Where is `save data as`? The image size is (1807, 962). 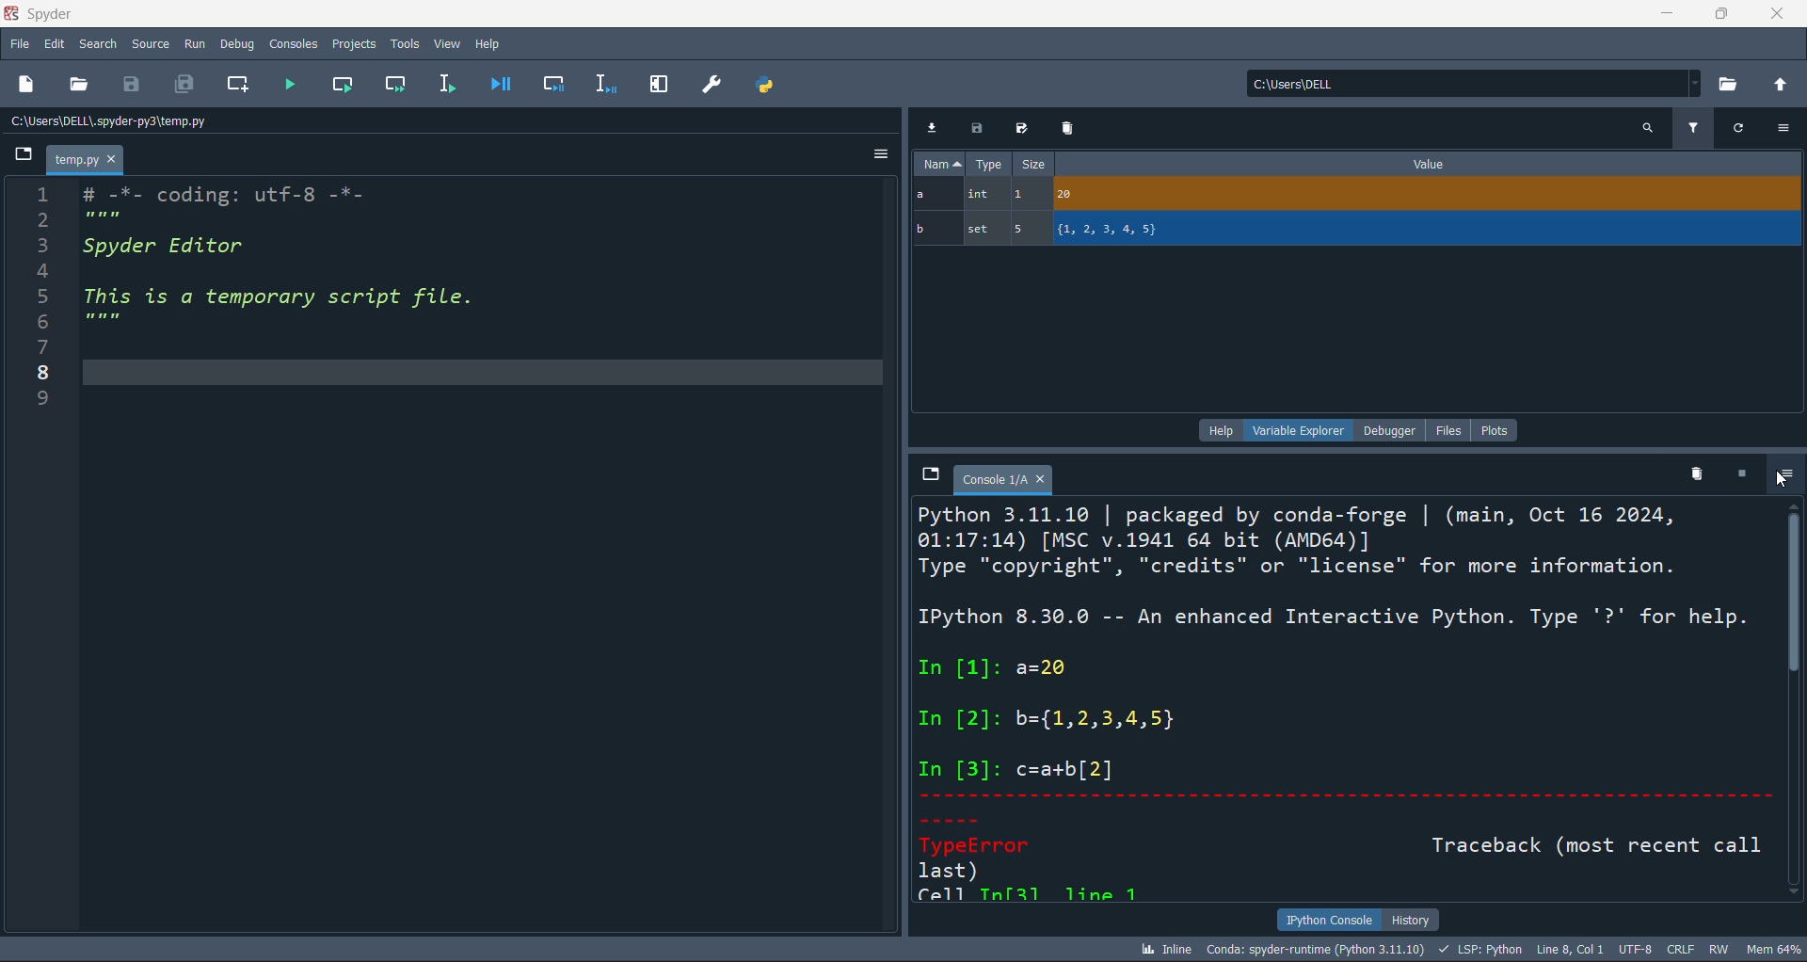 save data as is located at coordinates (1018, 129).